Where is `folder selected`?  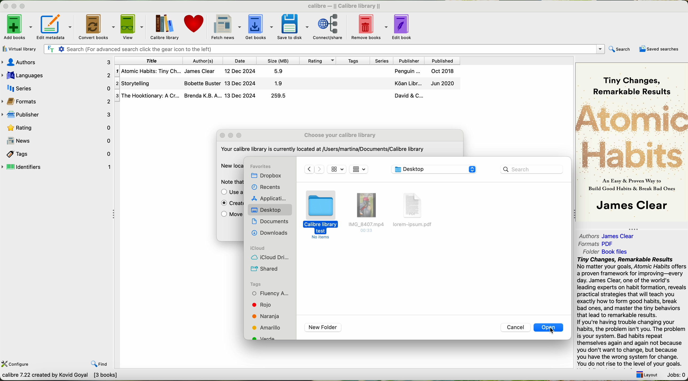 folder selected is located at coordinates (320, 216).